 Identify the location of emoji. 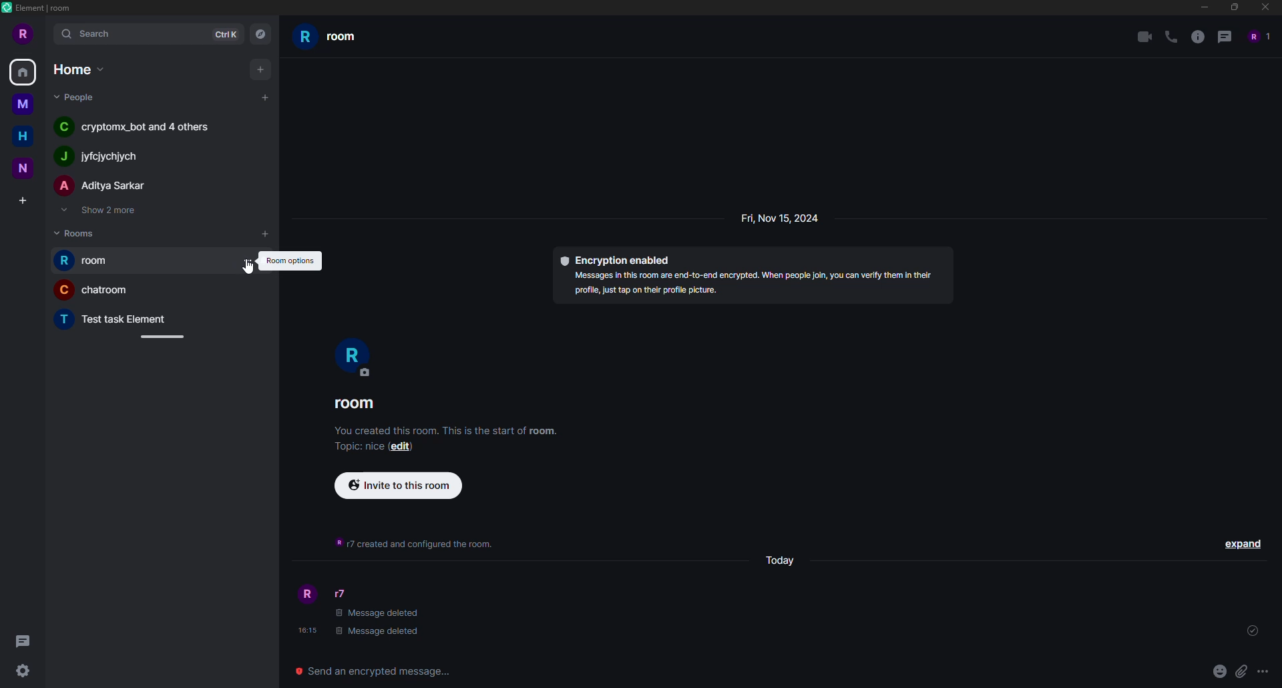
(1219, 671).